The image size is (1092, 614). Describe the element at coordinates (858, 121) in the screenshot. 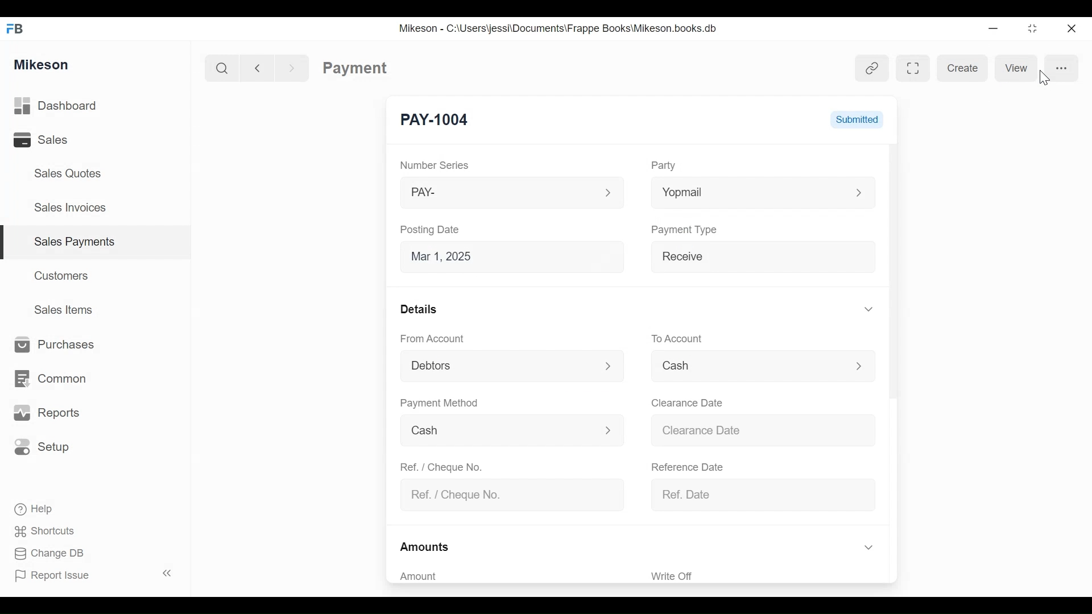

I see `Submitted` at that location.